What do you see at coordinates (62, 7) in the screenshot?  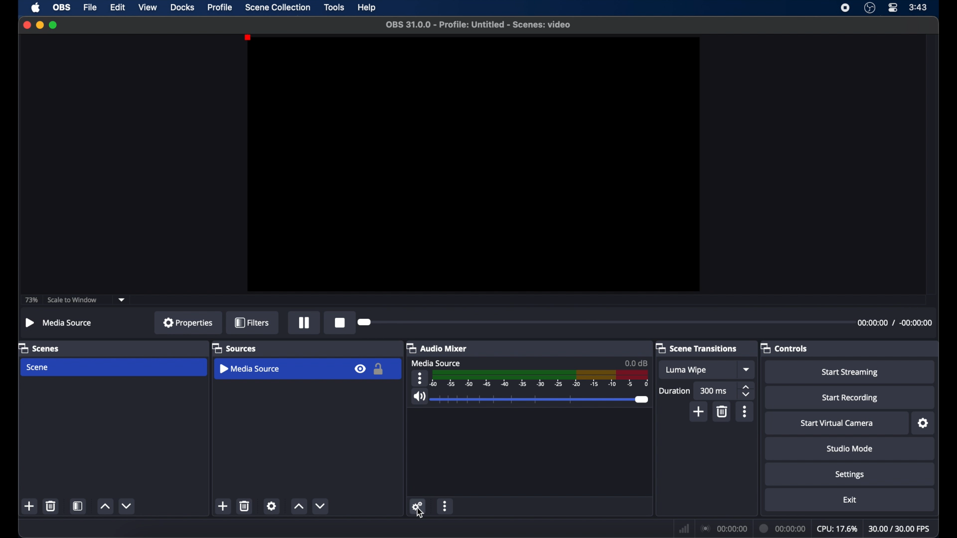 I see `obs` at bounding box center [62, 7].